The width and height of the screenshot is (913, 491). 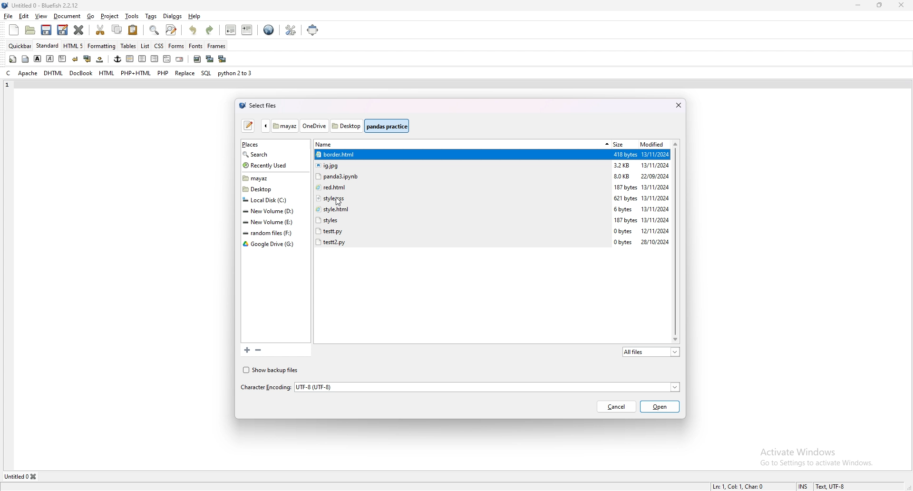 What do you see at coordinates (463, 165) in the screenshot?
I see `file` at bounding box center [463, 165].